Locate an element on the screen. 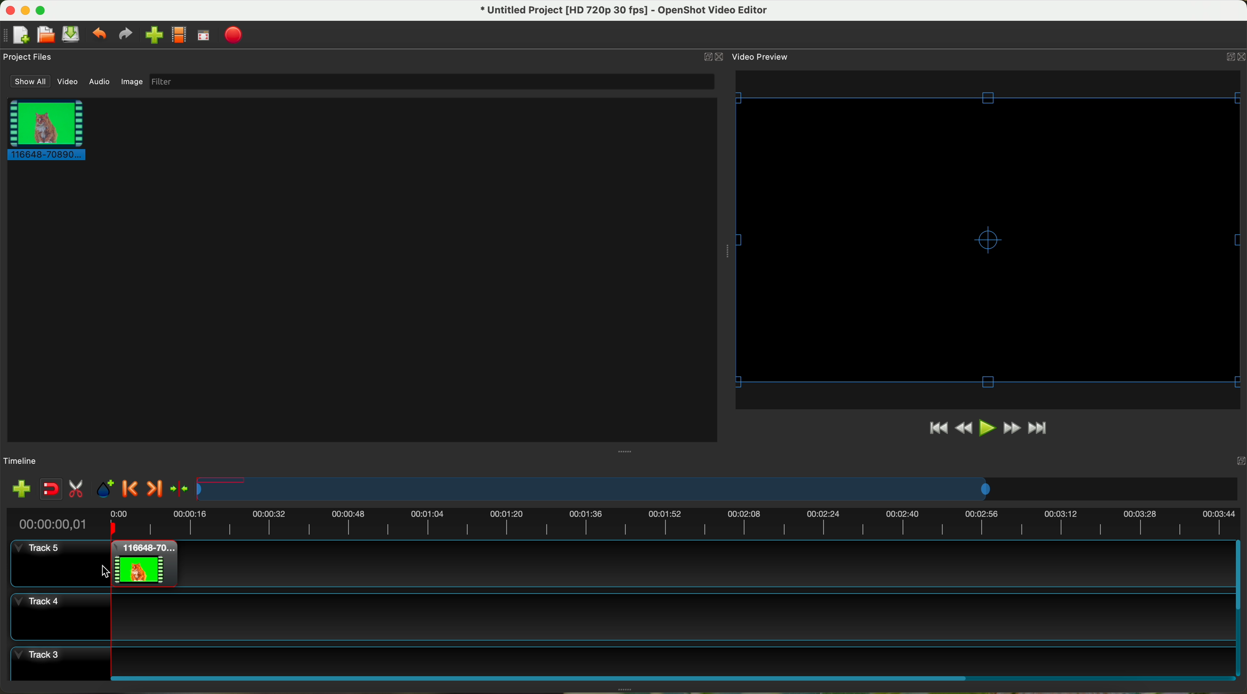  new project is located at coordinates (16, 35).